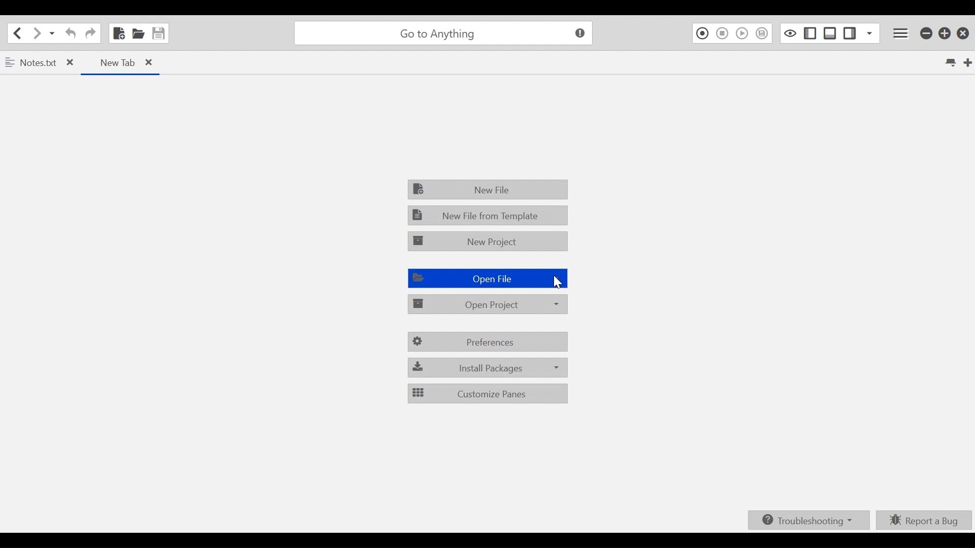 The image size is (975, 548). Describe the element at coordinates (701, 33) in the screenshot. I see `Recording Macro` at that location.